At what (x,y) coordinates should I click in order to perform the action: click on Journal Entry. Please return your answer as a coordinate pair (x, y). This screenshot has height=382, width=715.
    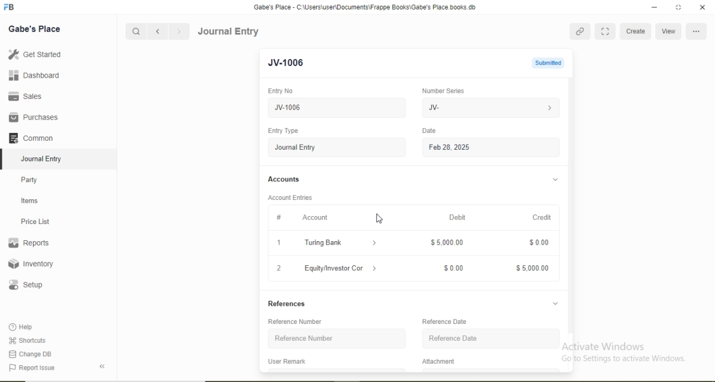
    Looking at the image, I should click on (42, 159).